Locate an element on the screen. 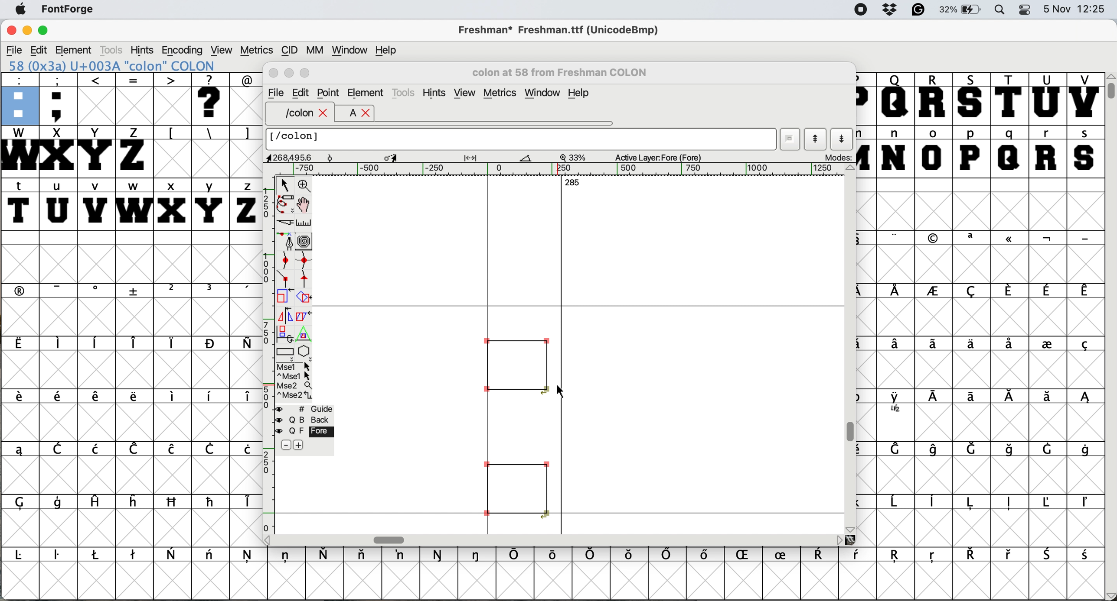 The image size is (1117, 601). symbol is located at coordinates (1047, 449).